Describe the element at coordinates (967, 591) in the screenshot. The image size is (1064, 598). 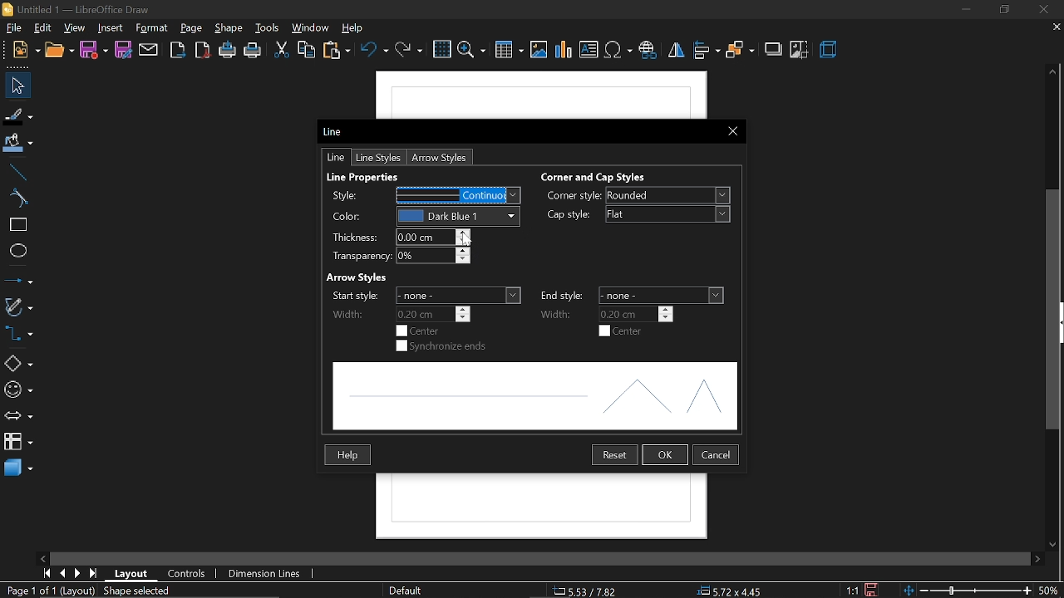
I see `change zoom` at that location.